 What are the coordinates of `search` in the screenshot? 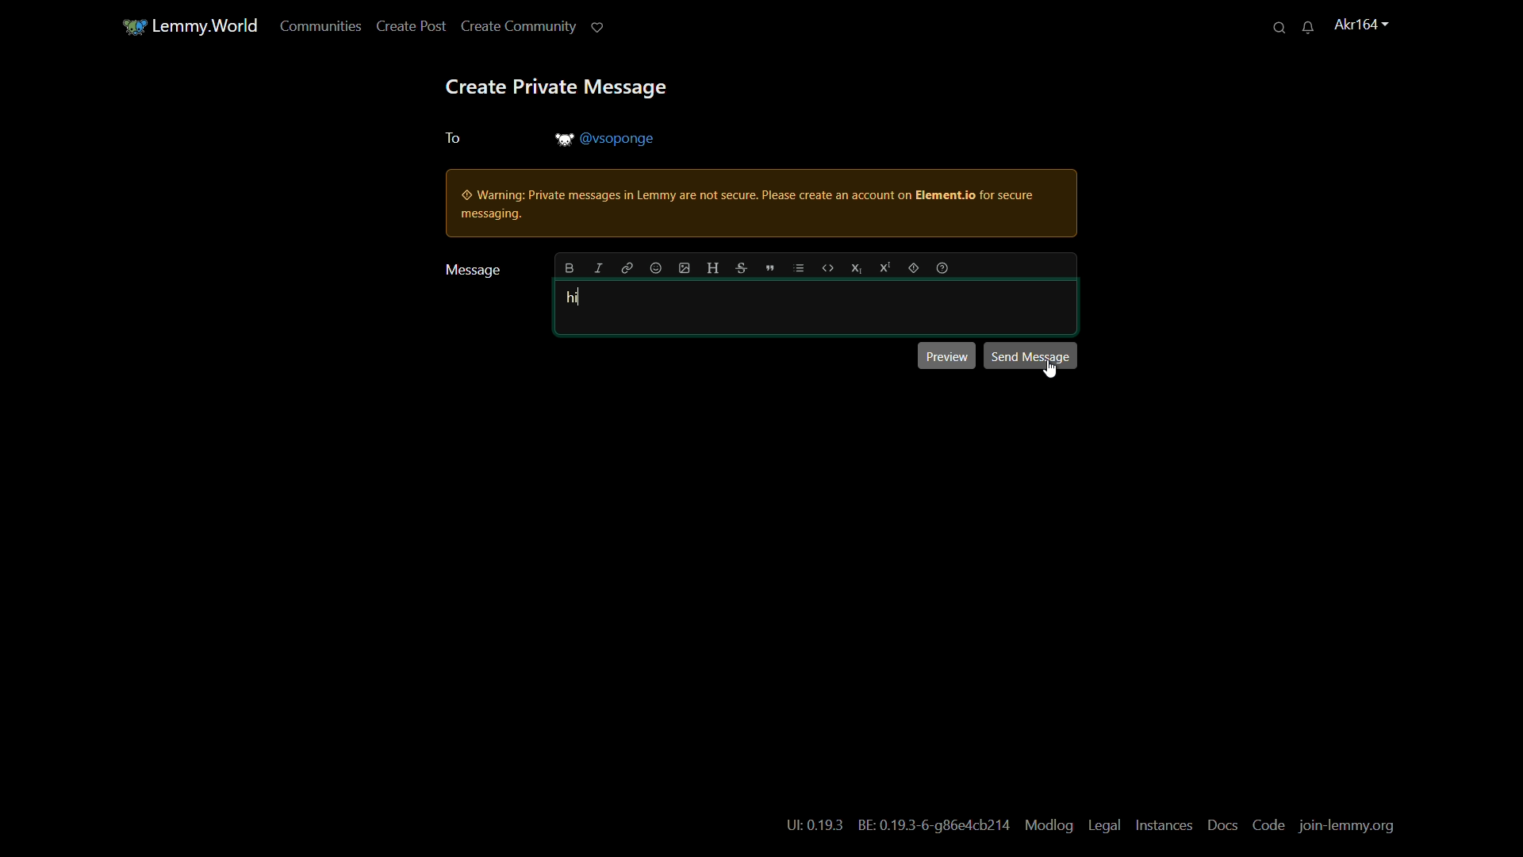 It's located at (1272, 26).